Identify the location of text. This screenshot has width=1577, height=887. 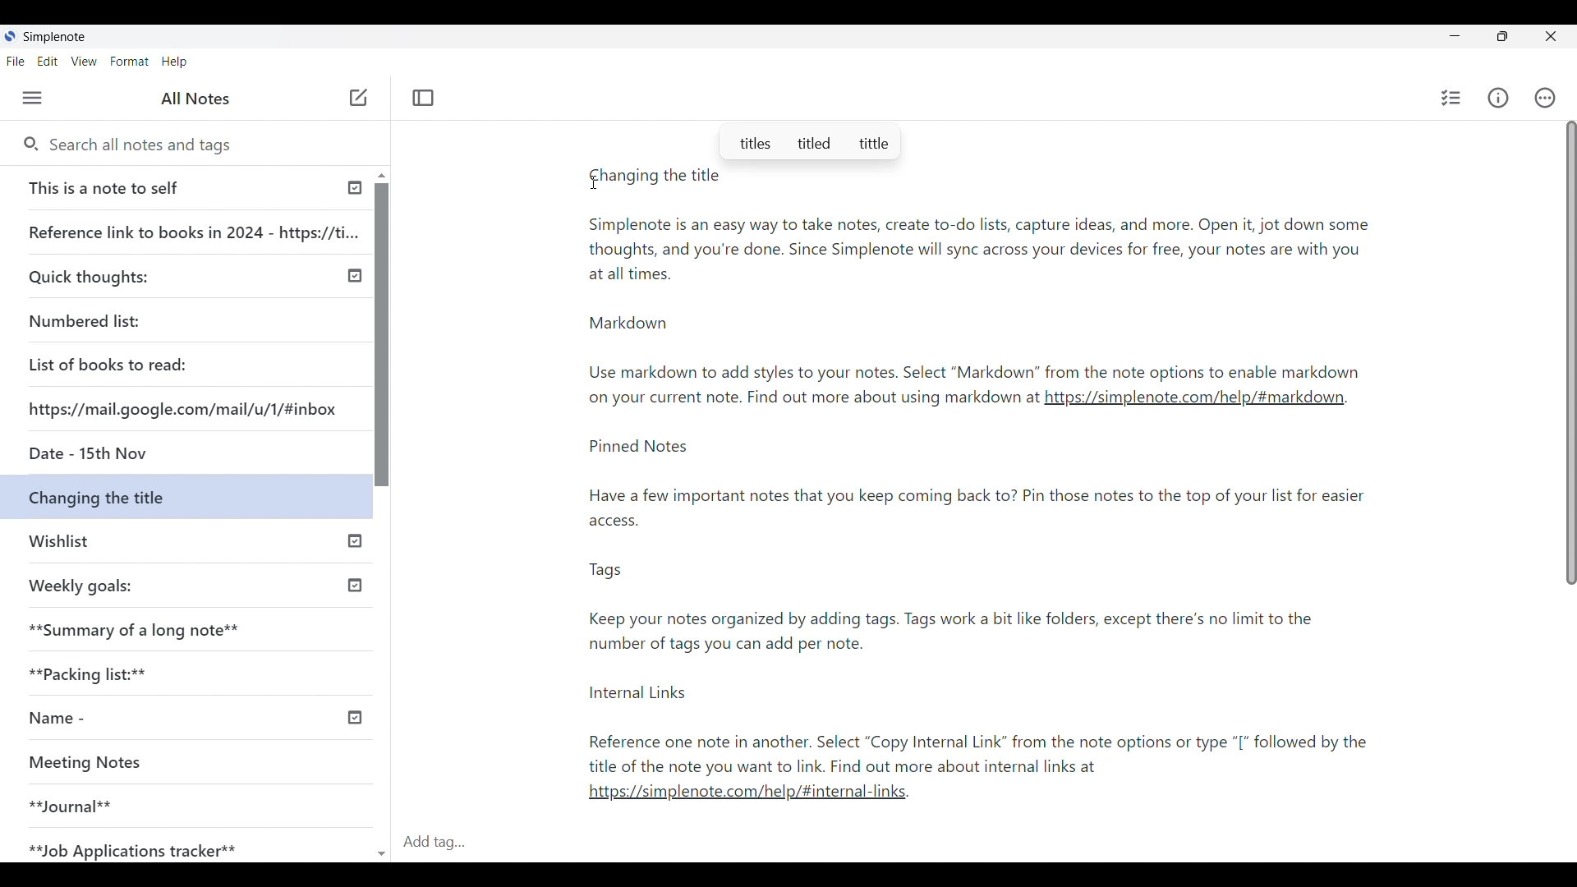
(811, 400).